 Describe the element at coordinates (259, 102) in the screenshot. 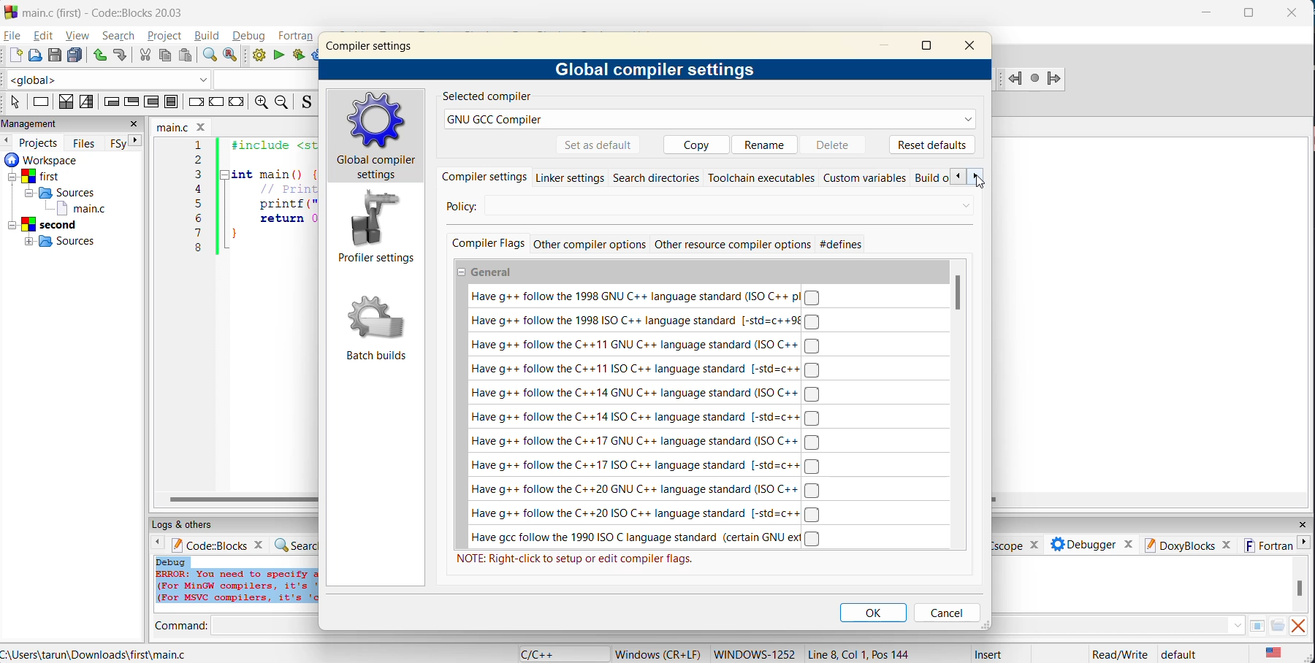

I see `zoom in` at that location.